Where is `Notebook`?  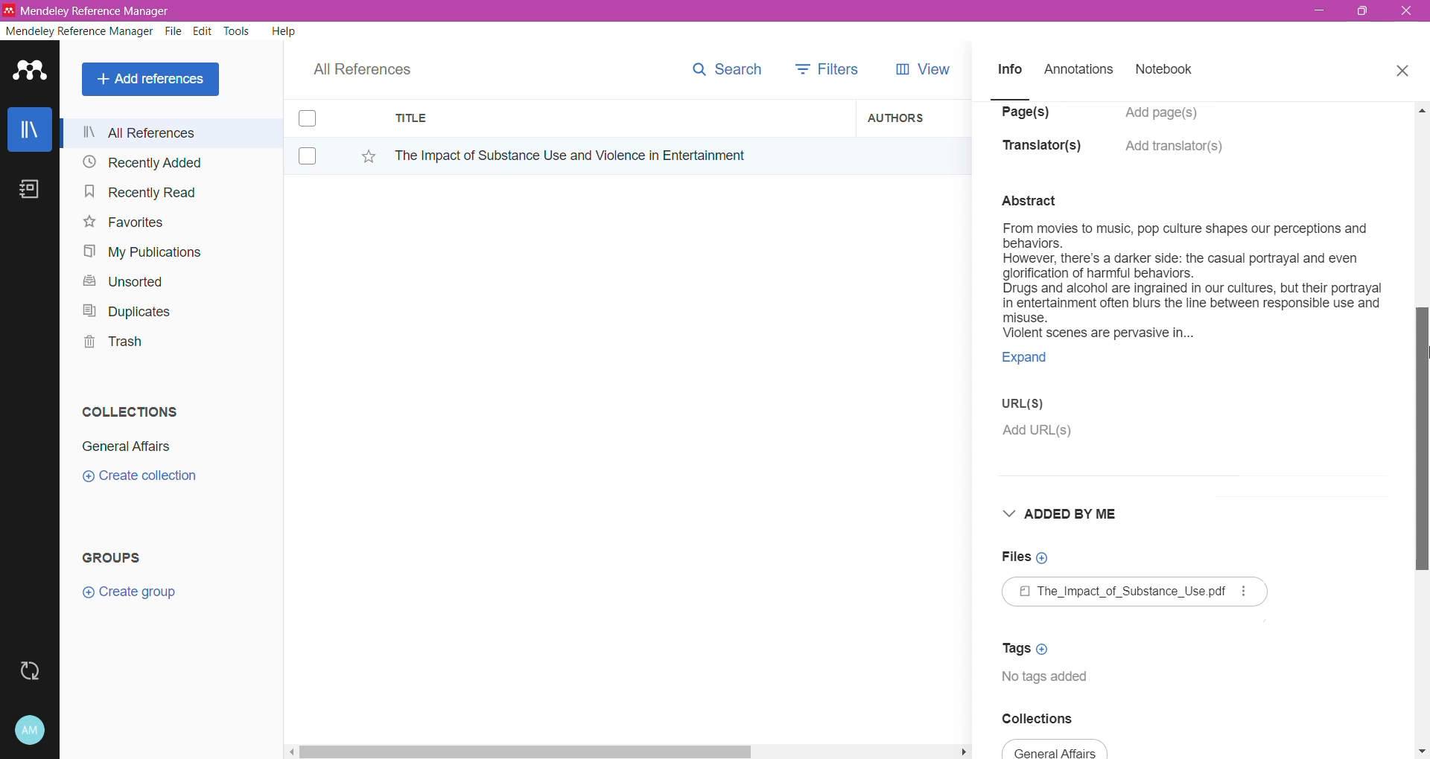
Notebook is located at coordinates (1169, 71).